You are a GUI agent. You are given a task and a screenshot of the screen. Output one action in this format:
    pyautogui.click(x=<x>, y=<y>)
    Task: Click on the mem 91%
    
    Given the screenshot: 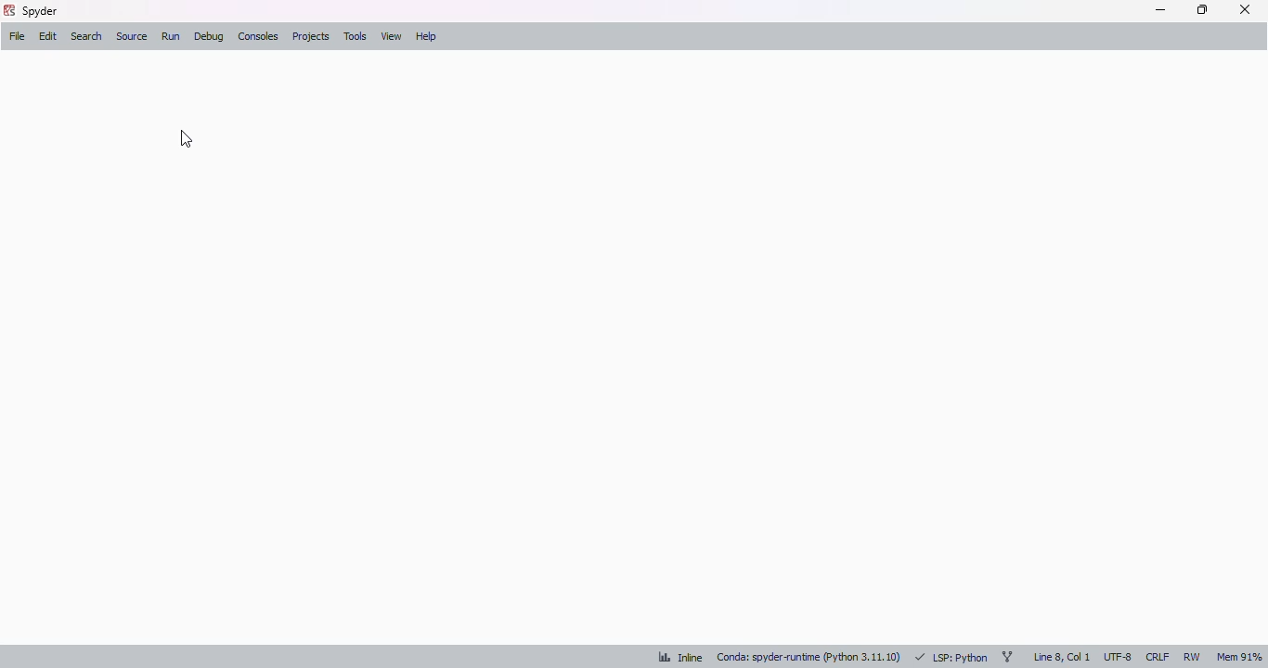 What is the action you would take?
    pyautogui.click(x=1239, y=657)
    